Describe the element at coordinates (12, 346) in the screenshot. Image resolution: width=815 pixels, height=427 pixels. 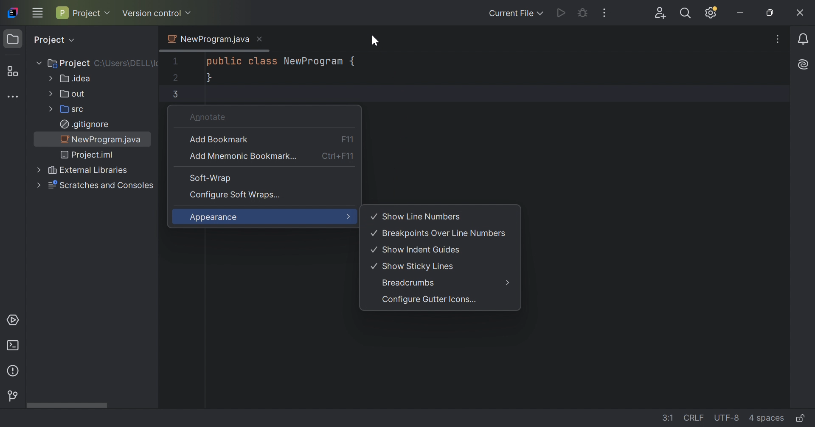
I see `Terminal` at that location.